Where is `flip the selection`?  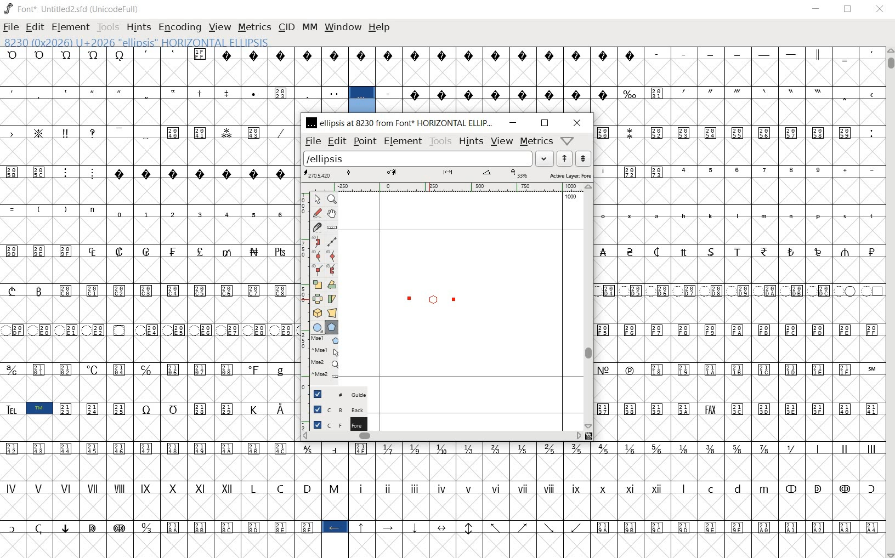 flip the selection is located at coordinates (318, 298).